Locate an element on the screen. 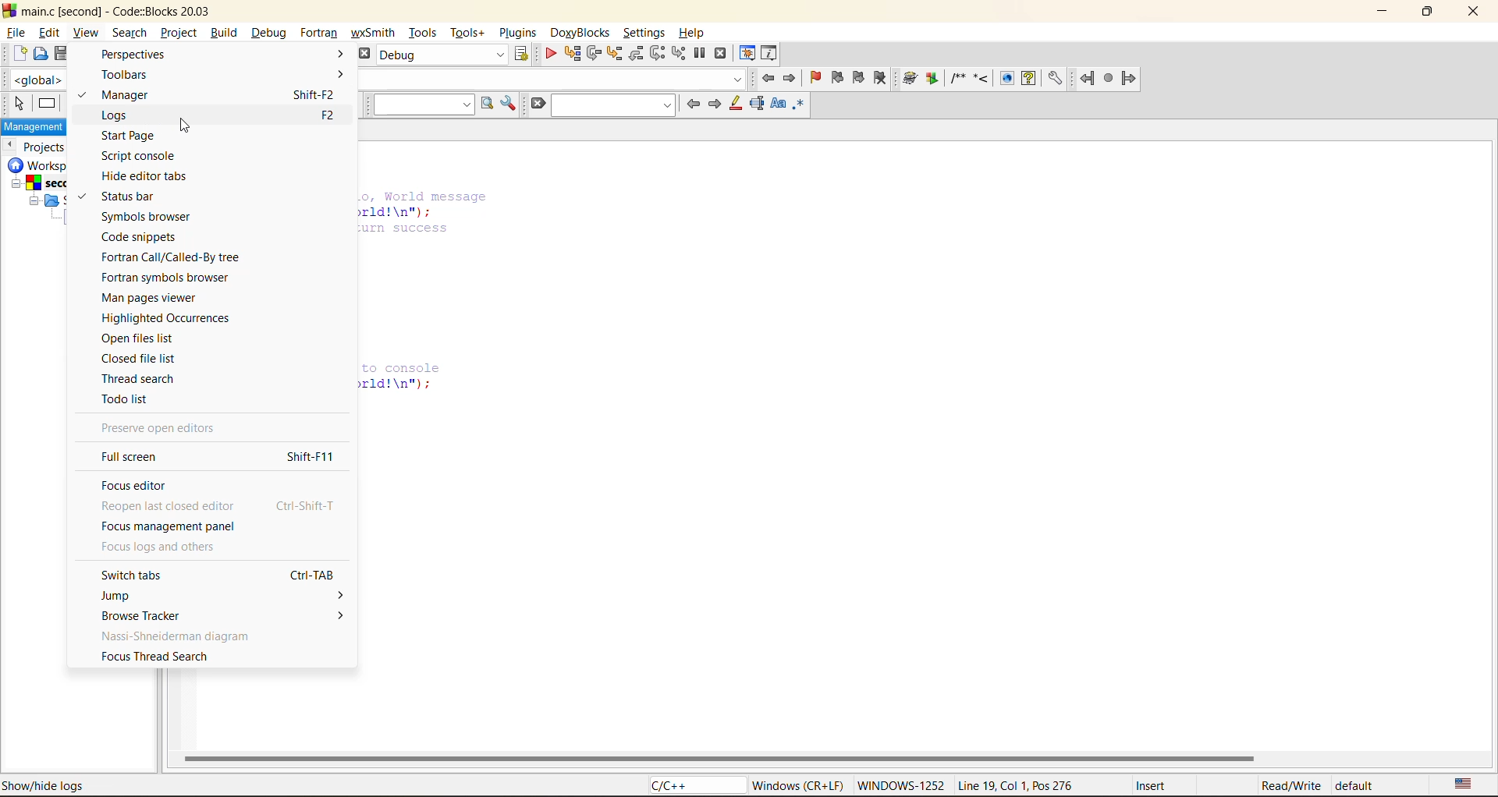  step out is located at coordinates (635, 55).